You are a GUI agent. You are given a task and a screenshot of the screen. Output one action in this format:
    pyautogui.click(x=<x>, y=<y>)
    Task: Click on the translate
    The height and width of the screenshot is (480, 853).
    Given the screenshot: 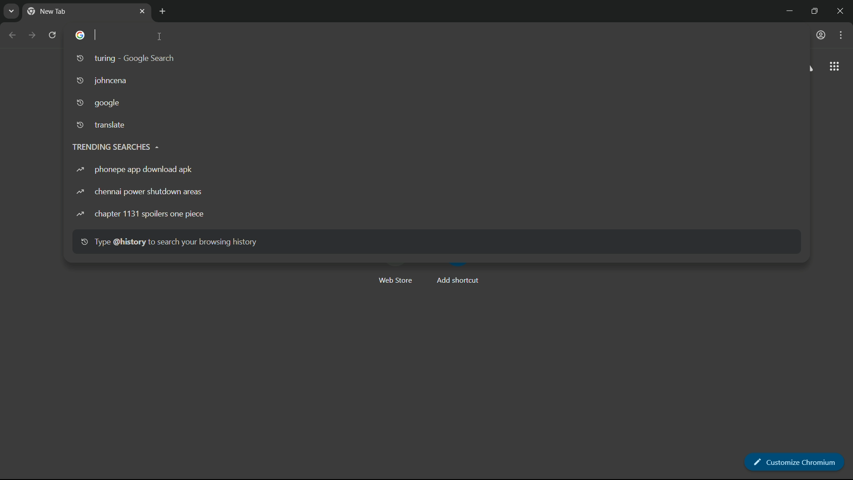 What is the action you would take?
    pyautogui.click(x=102, y=126)
    